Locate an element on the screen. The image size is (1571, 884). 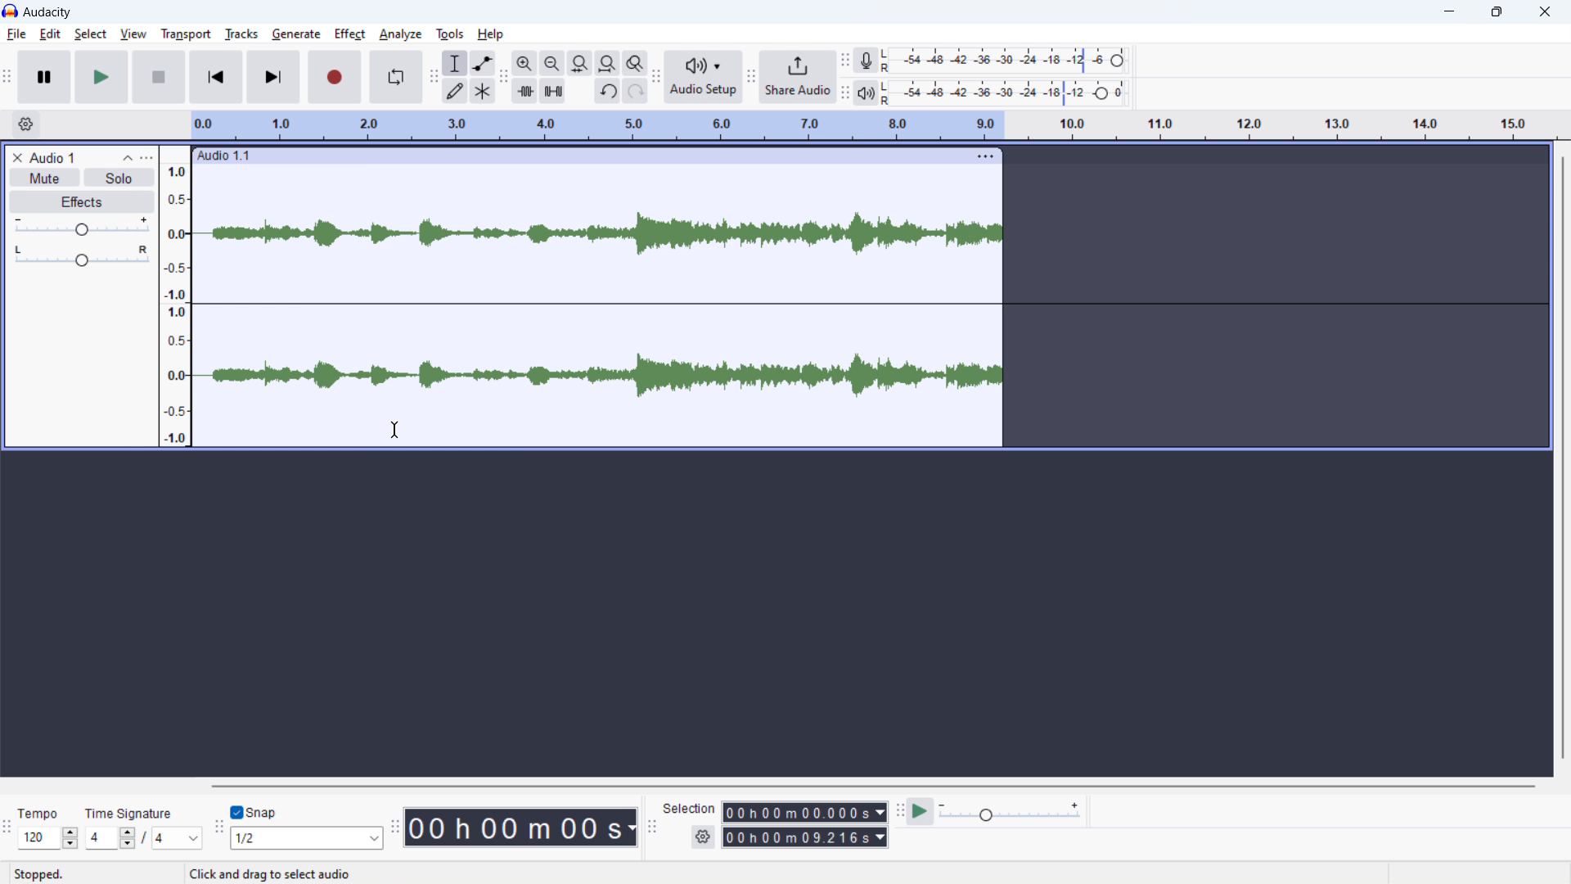
title is located at coordinates (48, 12).